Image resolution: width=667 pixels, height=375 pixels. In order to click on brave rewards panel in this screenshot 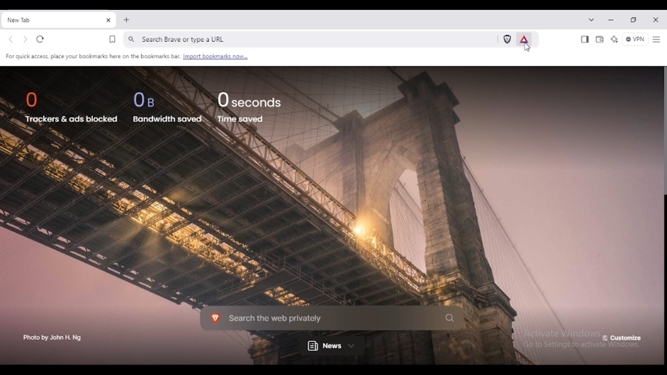, I will do `click(524, 39)`.